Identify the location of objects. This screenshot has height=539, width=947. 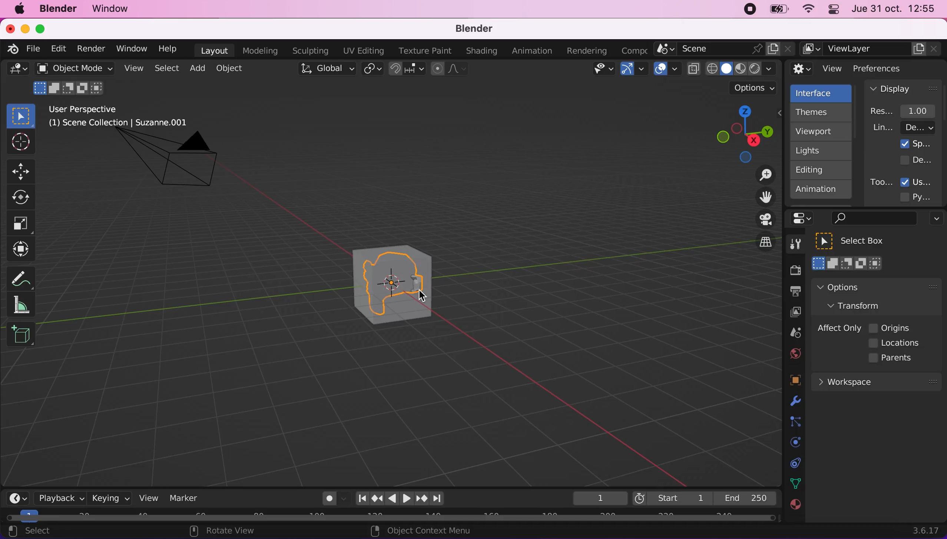
(786, 381).